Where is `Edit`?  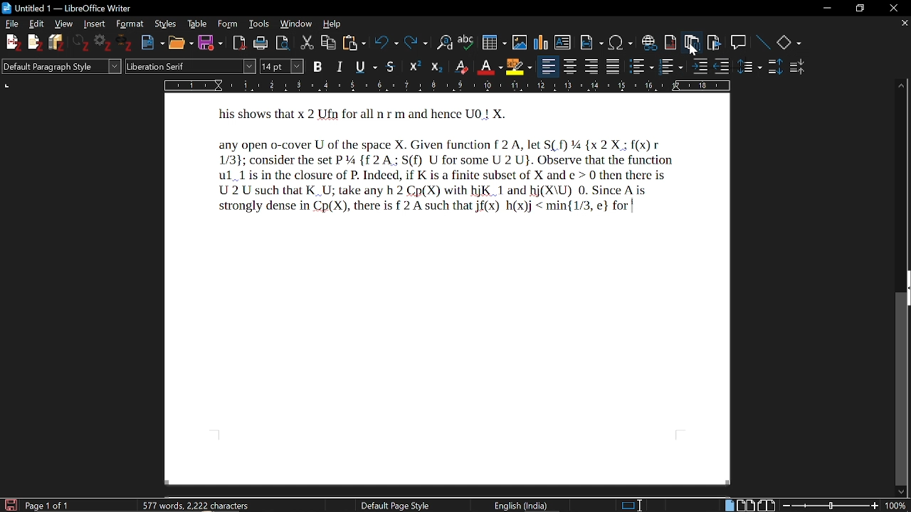
Edit is located at coordinates (38, 23).